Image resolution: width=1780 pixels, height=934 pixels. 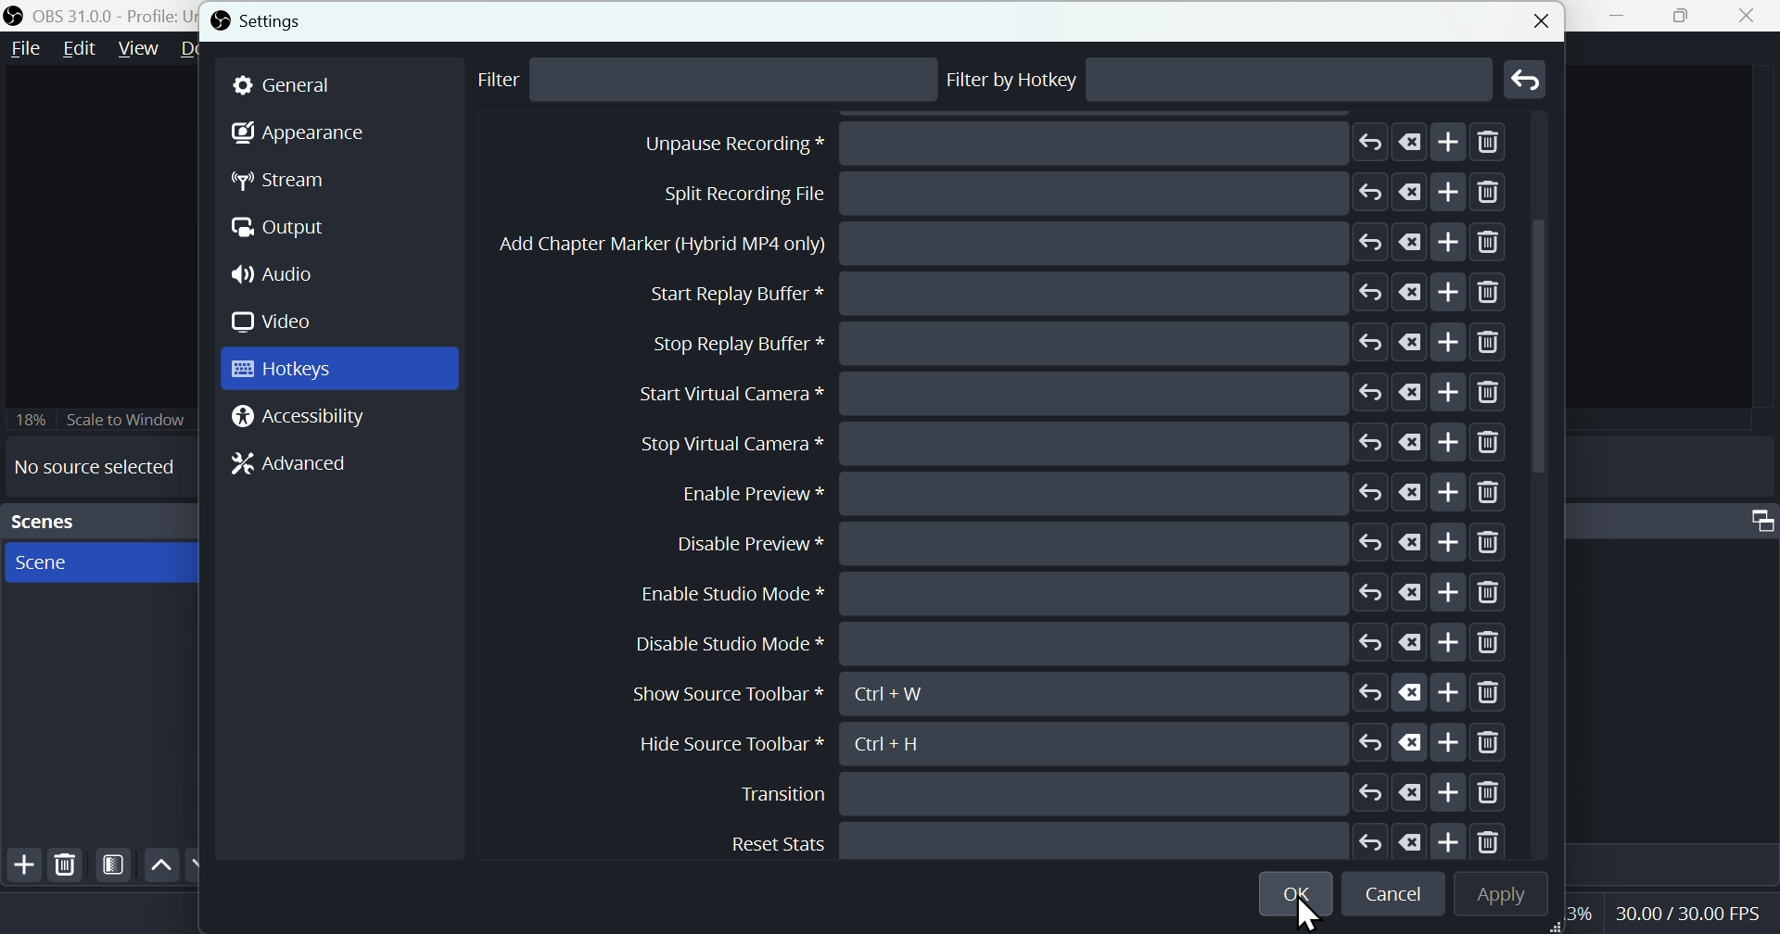 What do you see at coordinates (512, 82) in the screenshot?
I see `Filter` at bounding box center [512, 82].